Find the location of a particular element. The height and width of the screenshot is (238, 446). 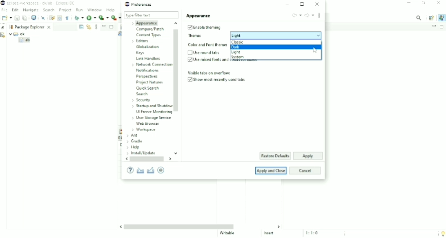

type filter text is located at coordinates (151, 15).